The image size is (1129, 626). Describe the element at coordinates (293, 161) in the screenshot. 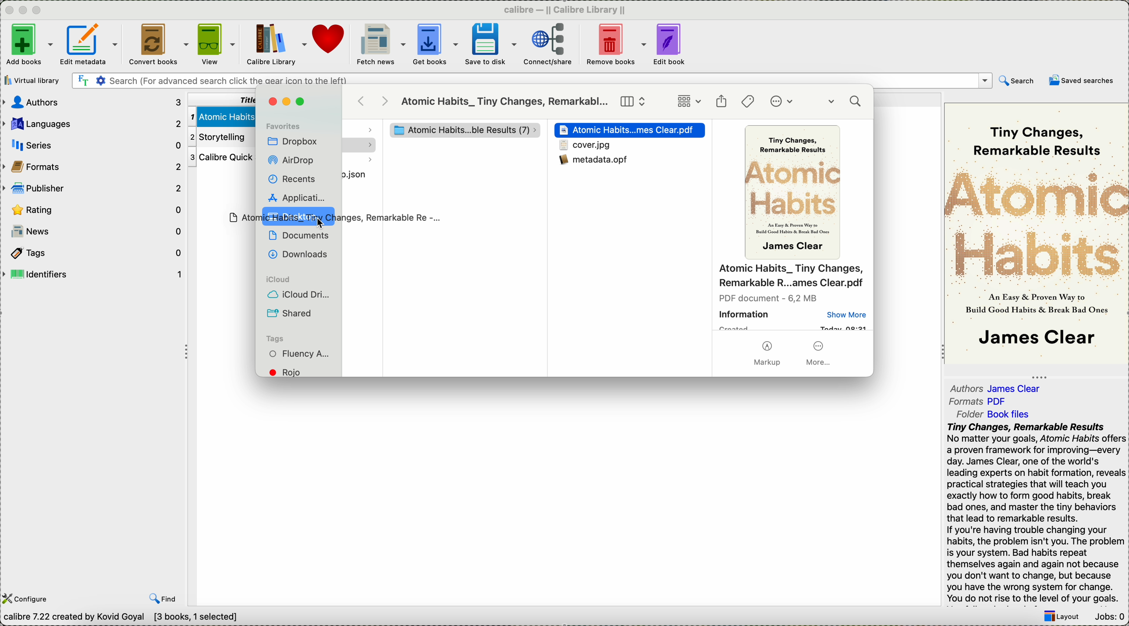

I see `AirDrop` at that location.